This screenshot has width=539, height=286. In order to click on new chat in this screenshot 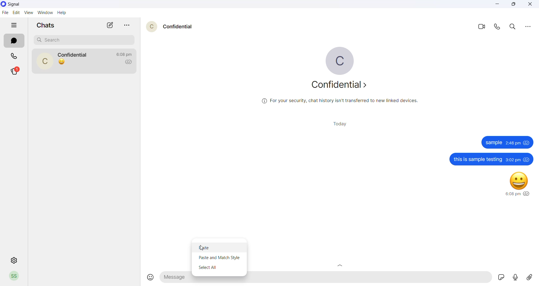, I will do `click(110, 25)`.